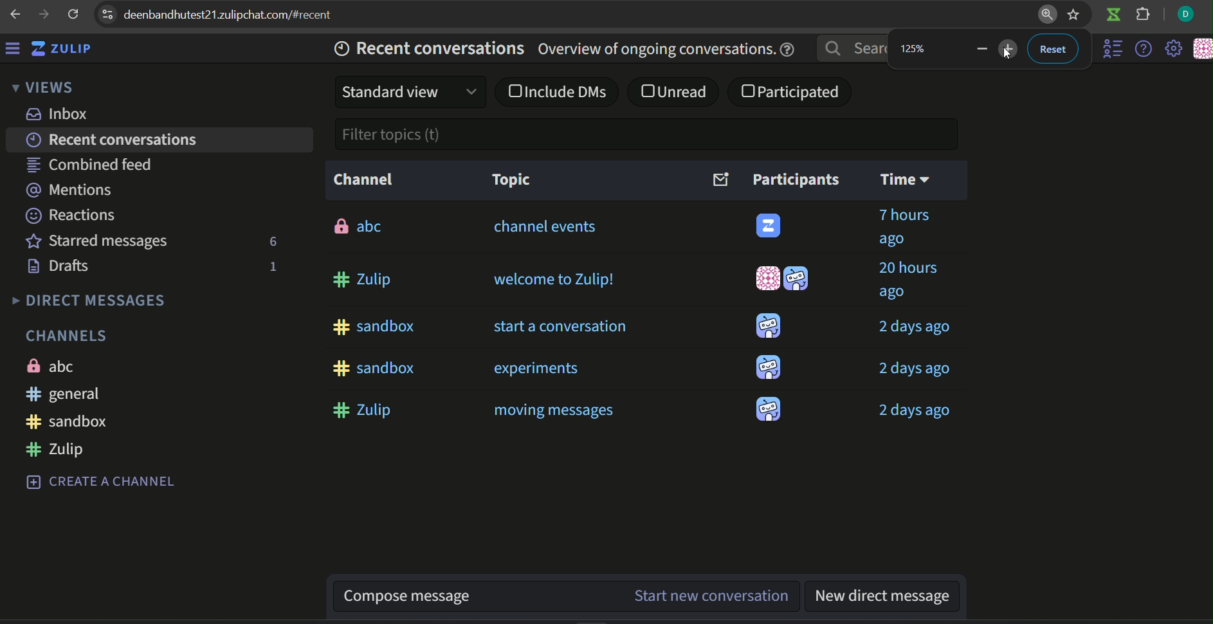  Describe the element at coordinates (793, 92) in the screenshot. I see `Participated` at that location.